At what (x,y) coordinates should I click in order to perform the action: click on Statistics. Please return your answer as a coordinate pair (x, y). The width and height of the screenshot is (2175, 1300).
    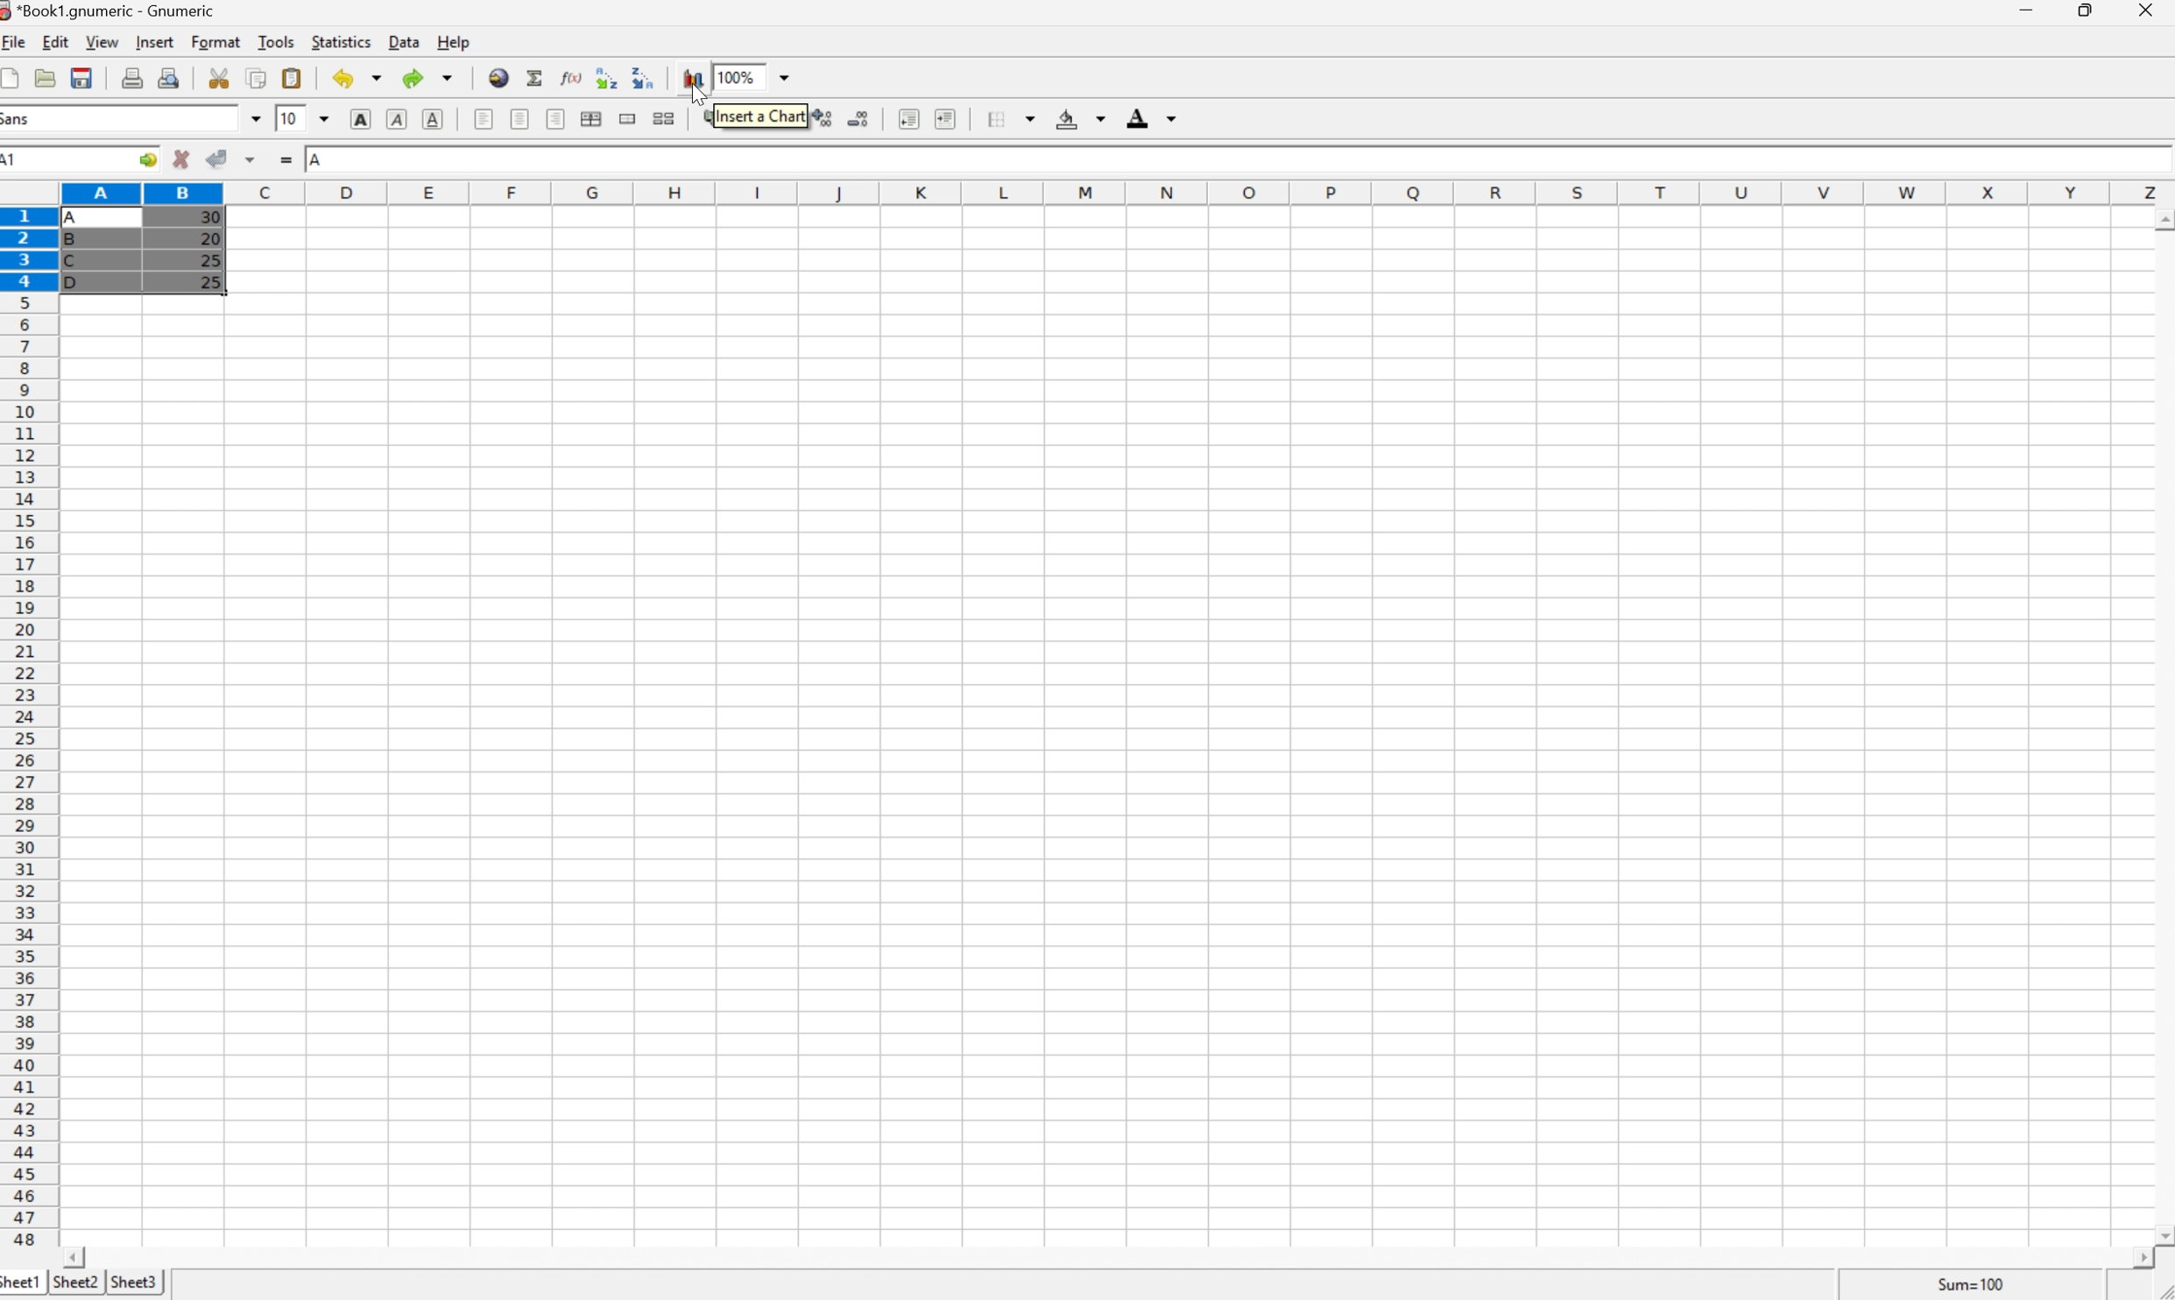
    Looking at the image, I should click on (342, 41).